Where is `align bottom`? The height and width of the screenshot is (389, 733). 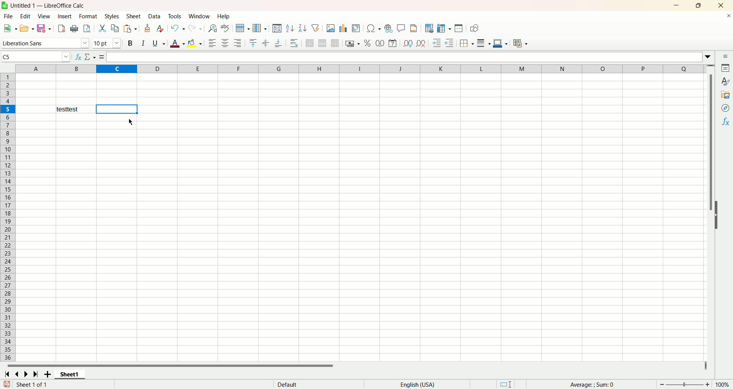
align bottom is located at coordinates (280, 43).